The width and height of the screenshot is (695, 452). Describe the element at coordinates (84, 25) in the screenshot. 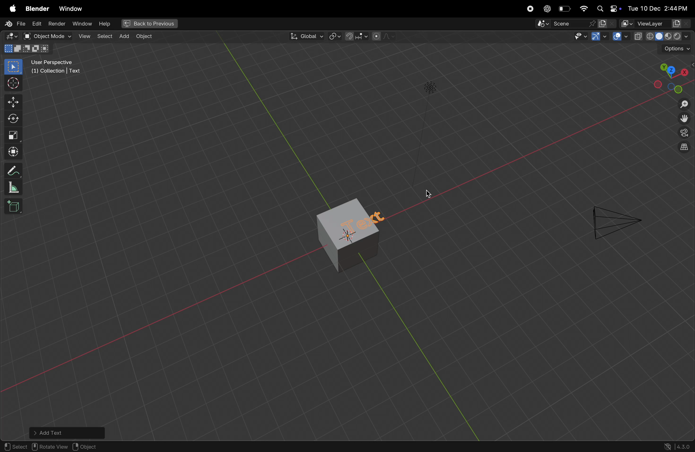

I see `Window` at that location.